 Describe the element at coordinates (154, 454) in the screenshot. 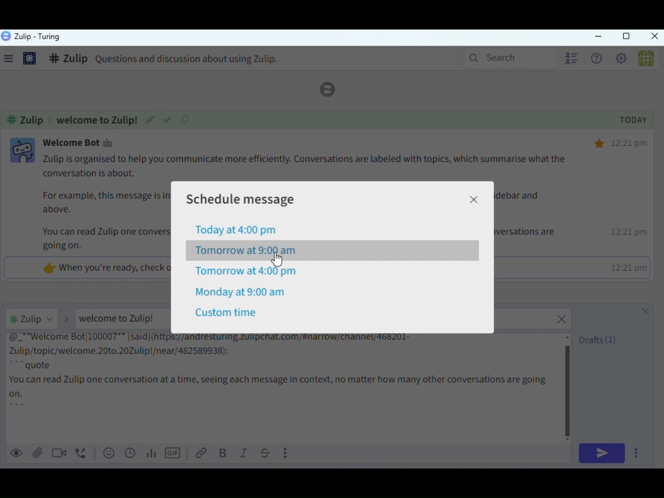

I see `Stats` at that location.